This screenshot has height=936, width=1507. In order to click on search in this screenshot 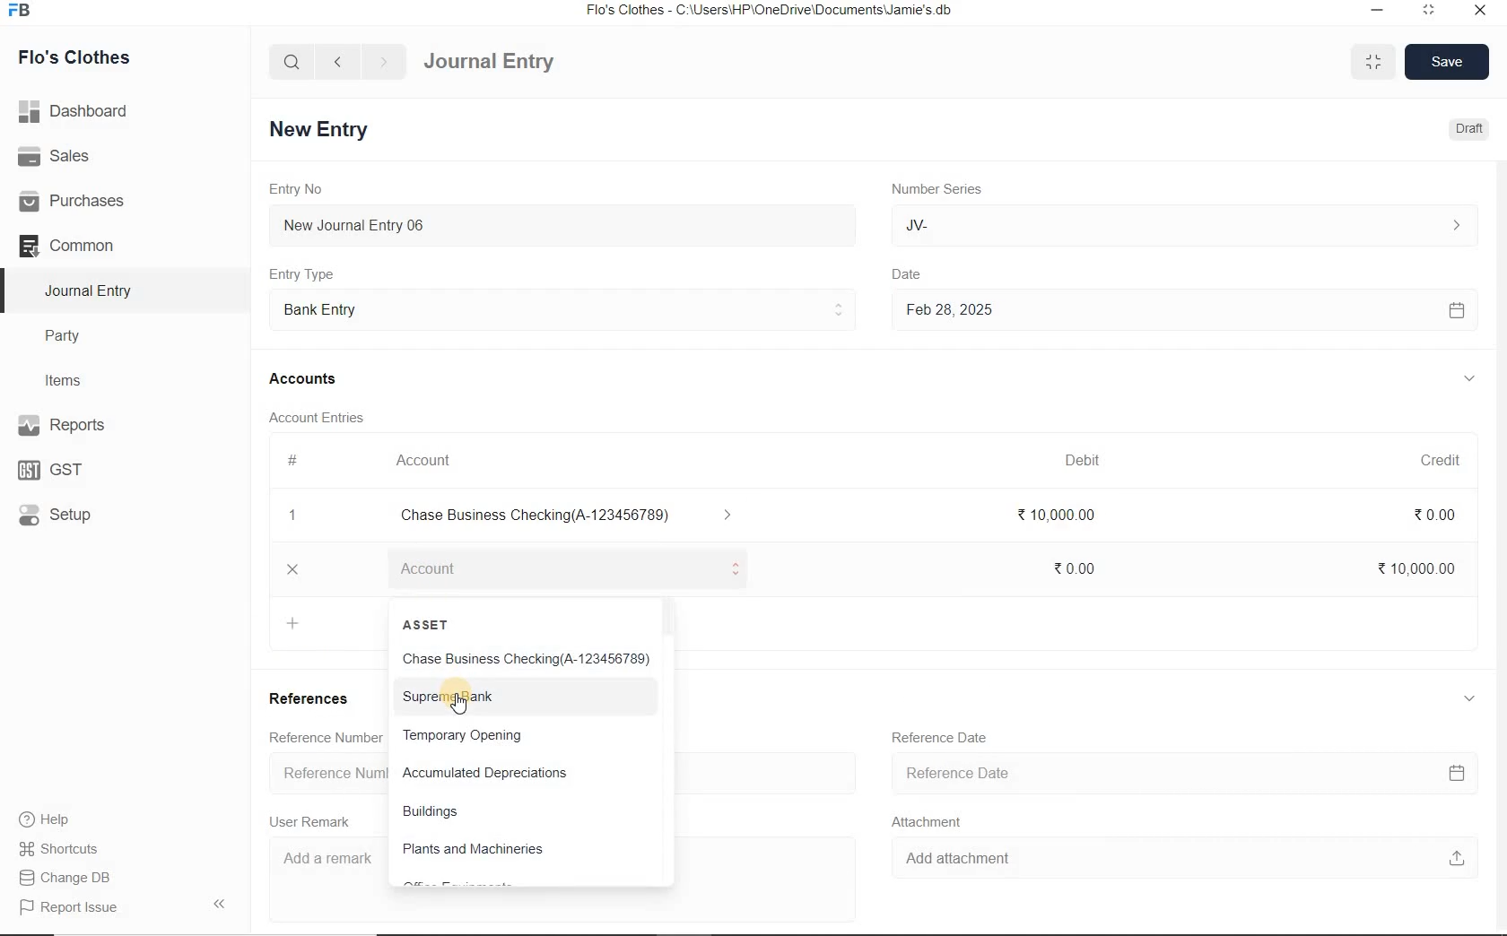, I will do `click(292, 62)`.